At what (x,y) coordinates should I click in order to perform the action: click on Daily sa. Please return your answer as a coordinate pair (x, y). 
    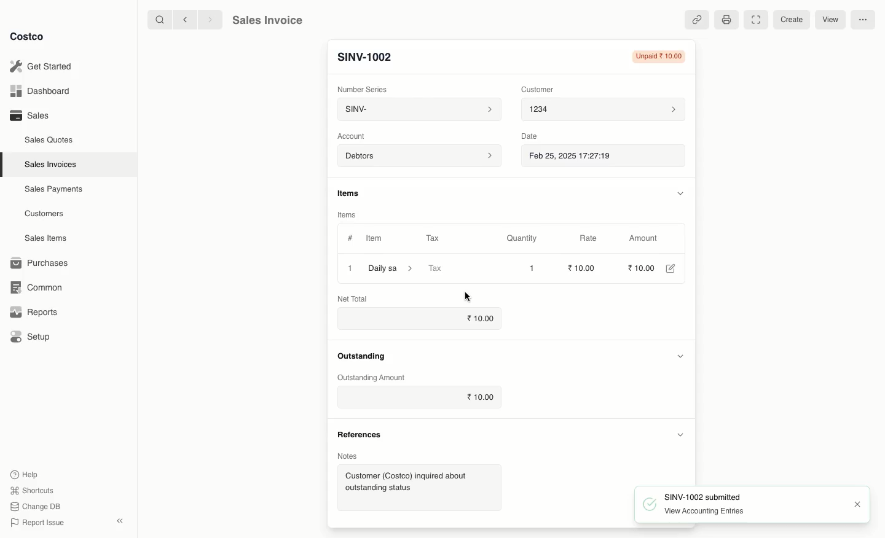
    Looking at the image, I should click on (393, 268).